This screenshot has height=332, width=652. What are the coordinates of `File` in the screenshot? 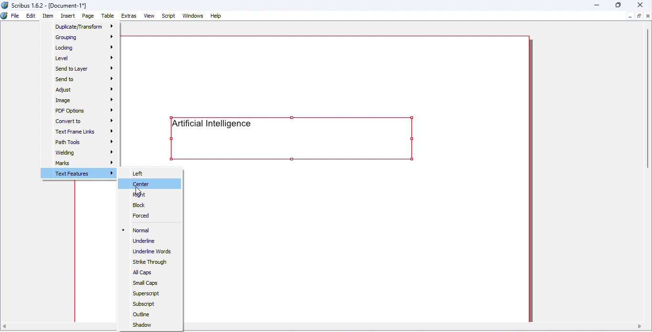 It's located at (15, 16).